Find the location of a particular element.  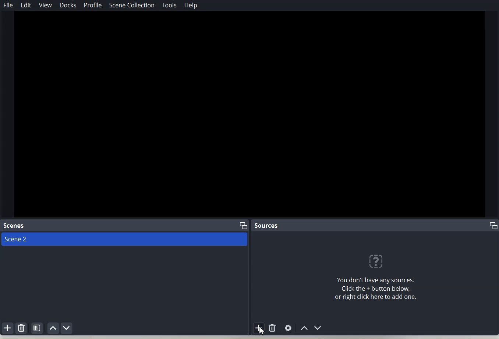

Move Source up is located at coordinates (304, 328).